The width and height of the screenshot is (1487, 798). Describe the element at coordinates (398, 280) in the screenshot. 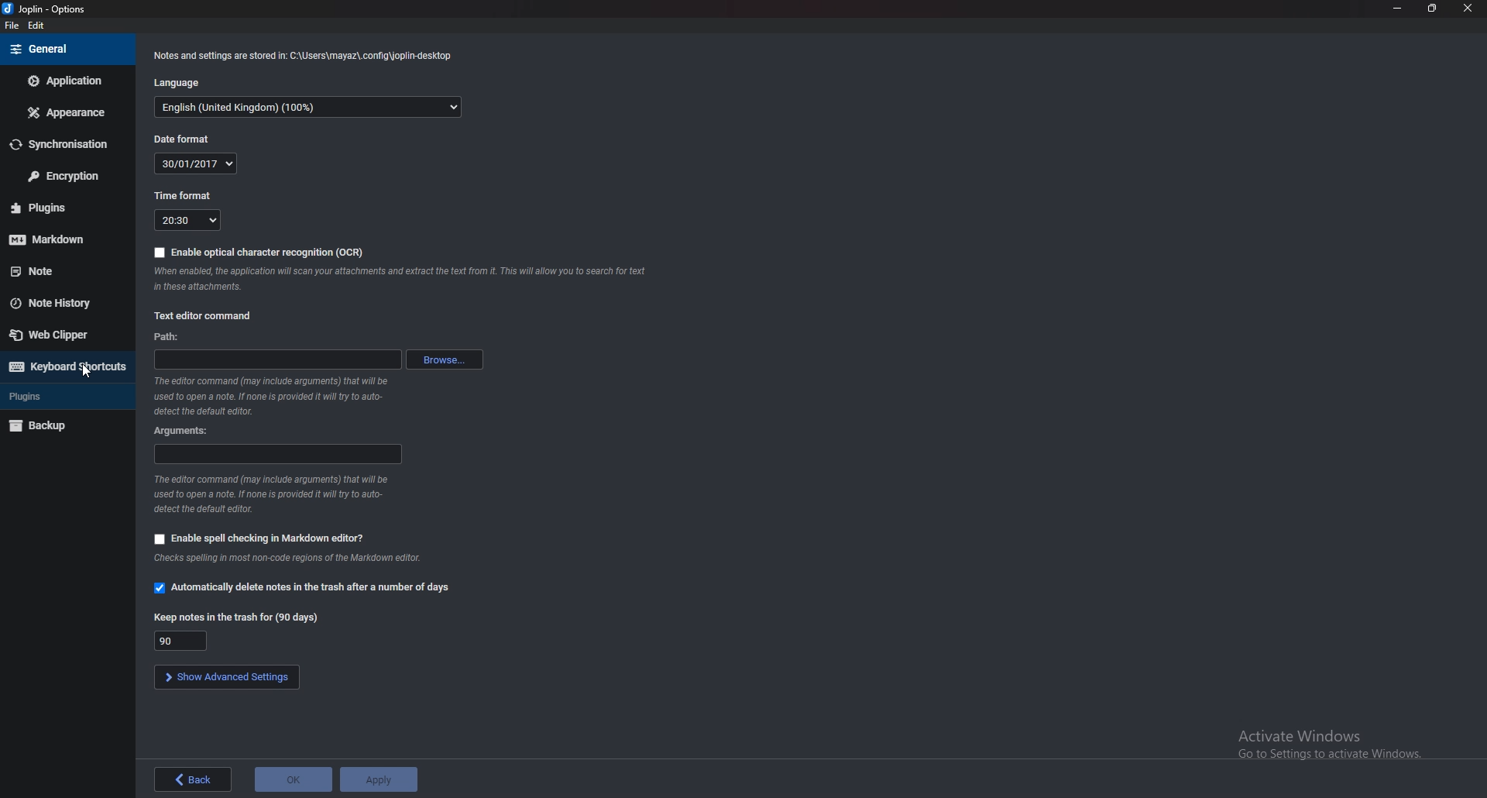

I see `Info` at that location.